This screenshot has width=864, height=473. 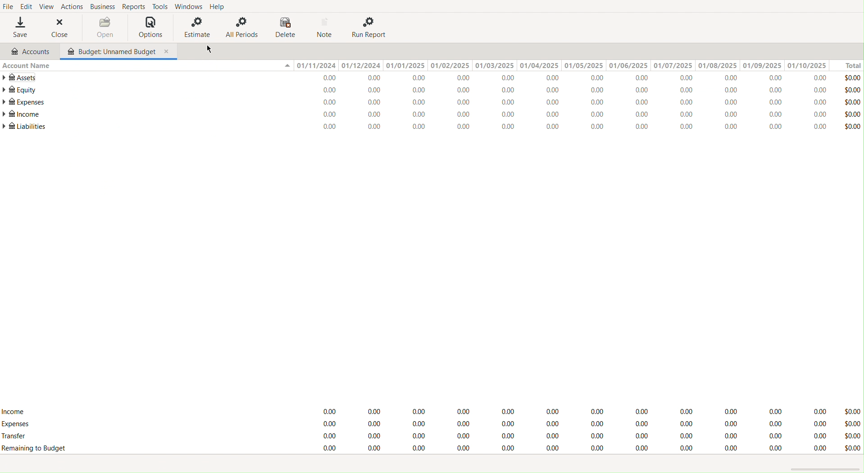 What do you see at coordinates (97, 27) in the screenshot?
I see `Open` at bounding box center [97, 27].